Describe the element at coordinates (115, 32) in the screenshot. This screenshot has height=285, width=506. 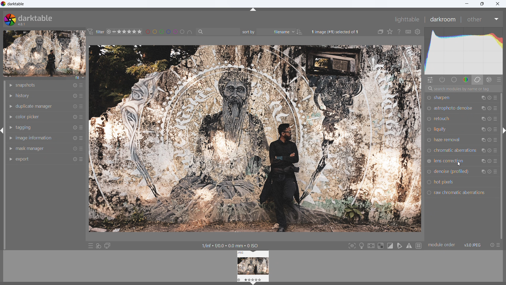
I see `no rating` at that location.